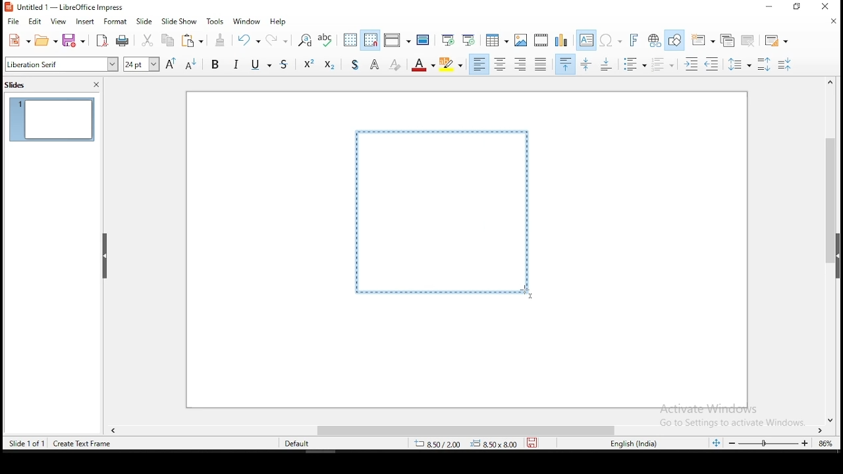 Image resolution: width=843 pixels, height=474 pixels. Describe the element at coordinates (587, 65) in the screenshot. I see `center vertical` at that location.